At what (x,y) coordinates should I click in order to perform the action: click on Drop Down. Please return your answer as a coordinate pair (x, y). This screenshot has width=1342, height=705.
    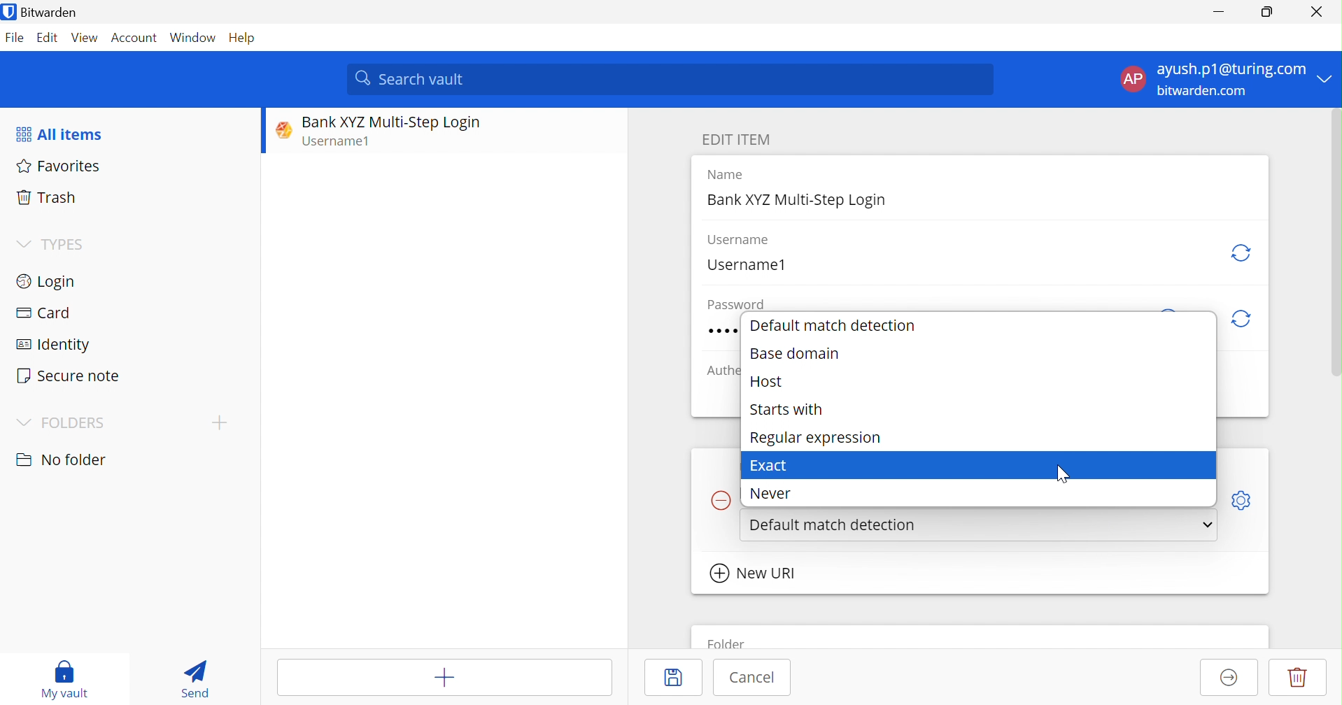
    Looking at the image, I should click on (22, 243).